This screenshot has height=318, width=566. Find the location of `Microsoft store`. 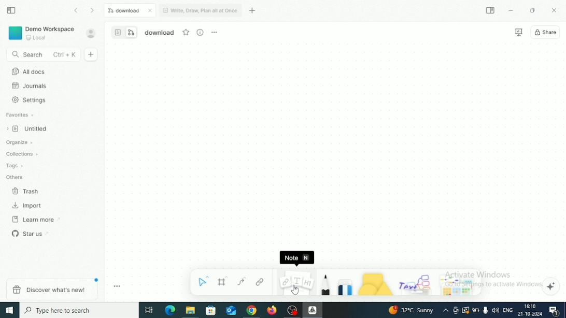

Microsoft store is located at coordinates (211, 310).